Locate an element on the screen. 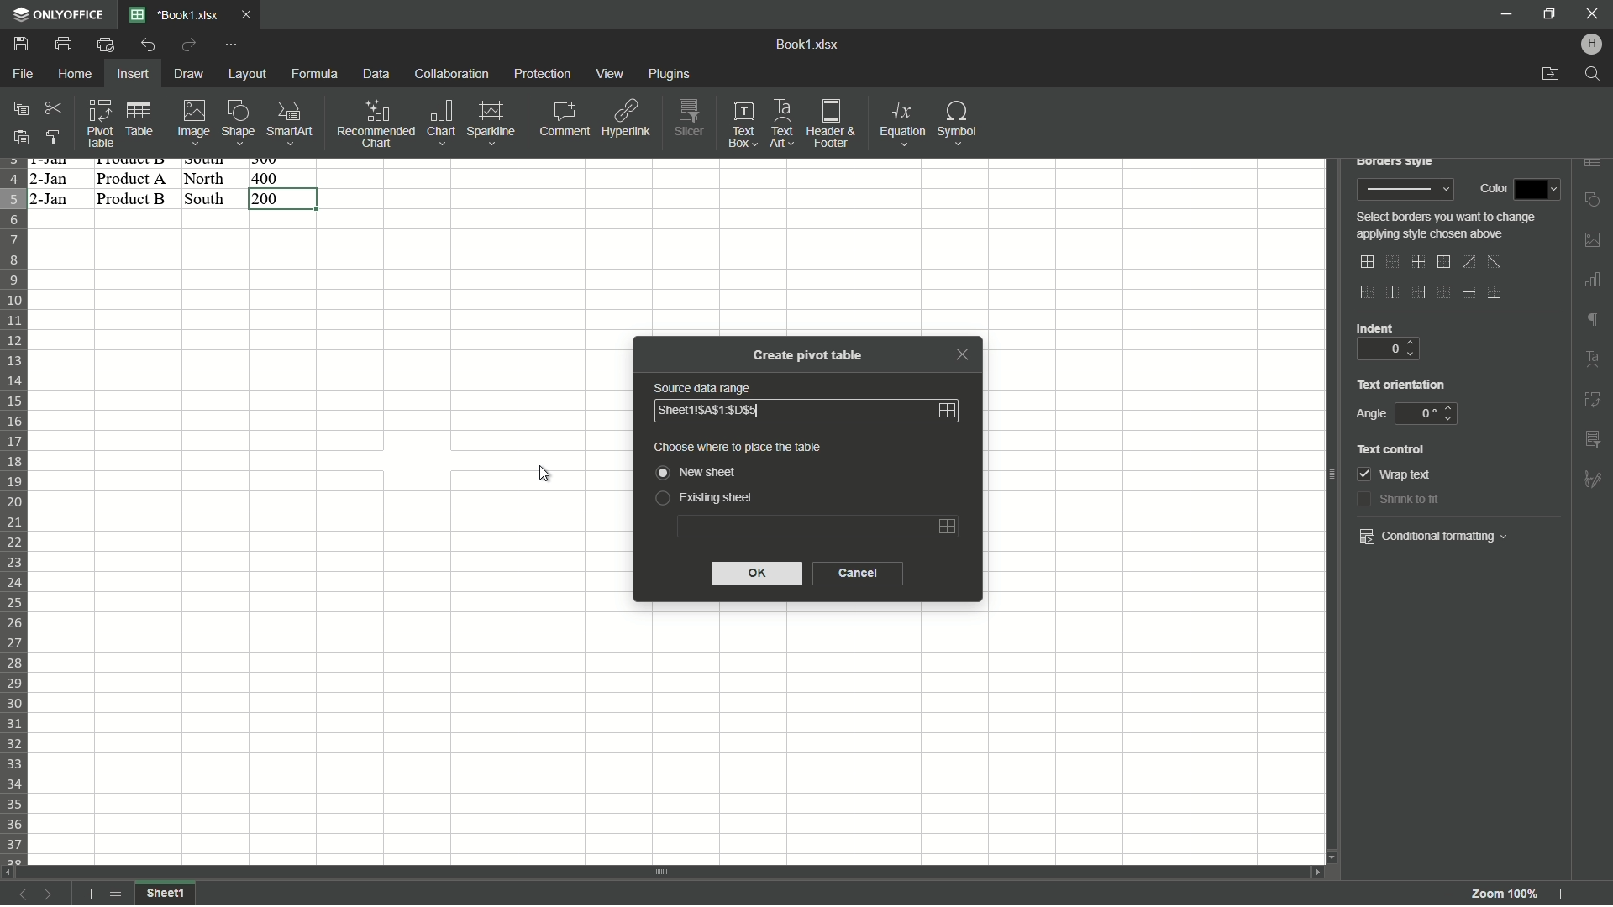 This screenshot has height=907, width=1613. conditional formatting is located at coordinates (1426, 537).